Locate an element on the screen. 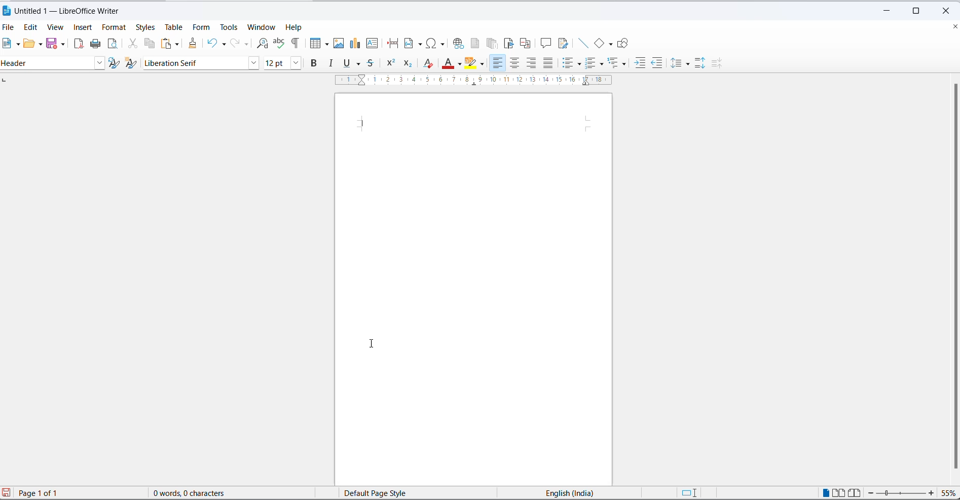 This screenshot has width=960, height=500. insert bookmark is located at coordinates (509, 44).